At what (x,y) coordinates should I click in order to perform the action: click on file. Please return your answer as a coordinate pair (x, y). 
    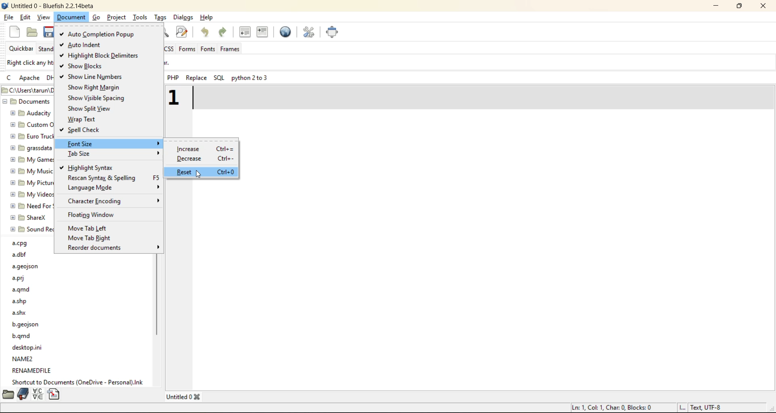
    Looking at the image, I should click on (8, 17).